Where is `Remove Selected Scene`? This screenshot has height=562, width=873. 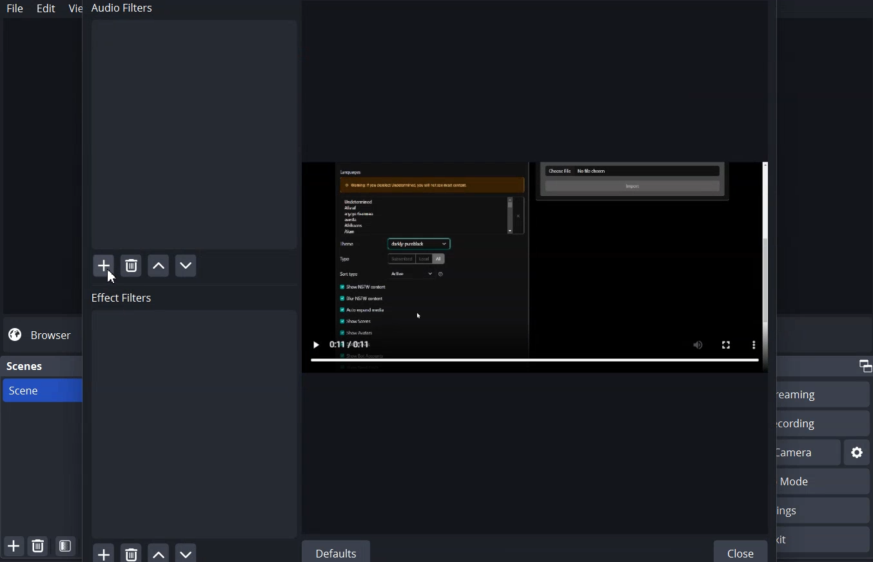 Remove Selected Scene is located at coordinates (37, 545).